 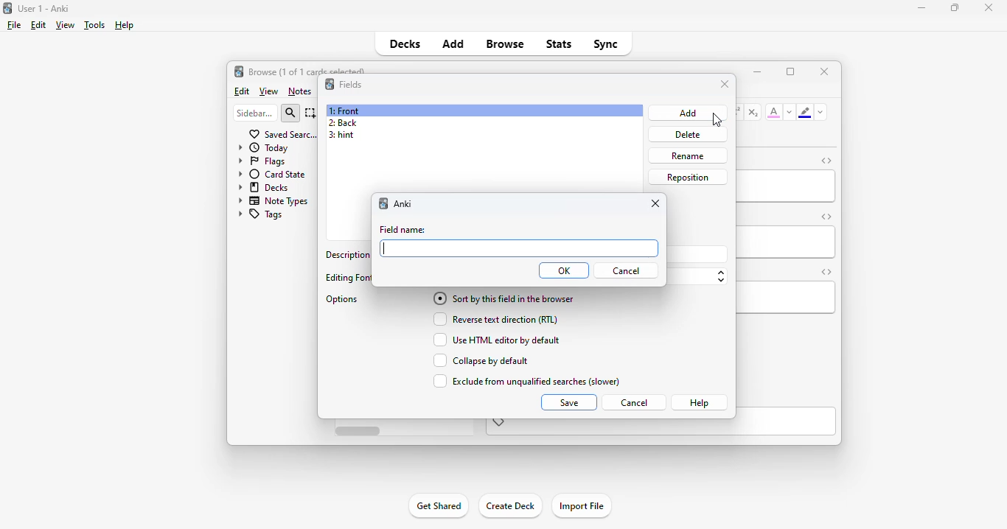 I want to click on note types, so click(x=273, y=200).